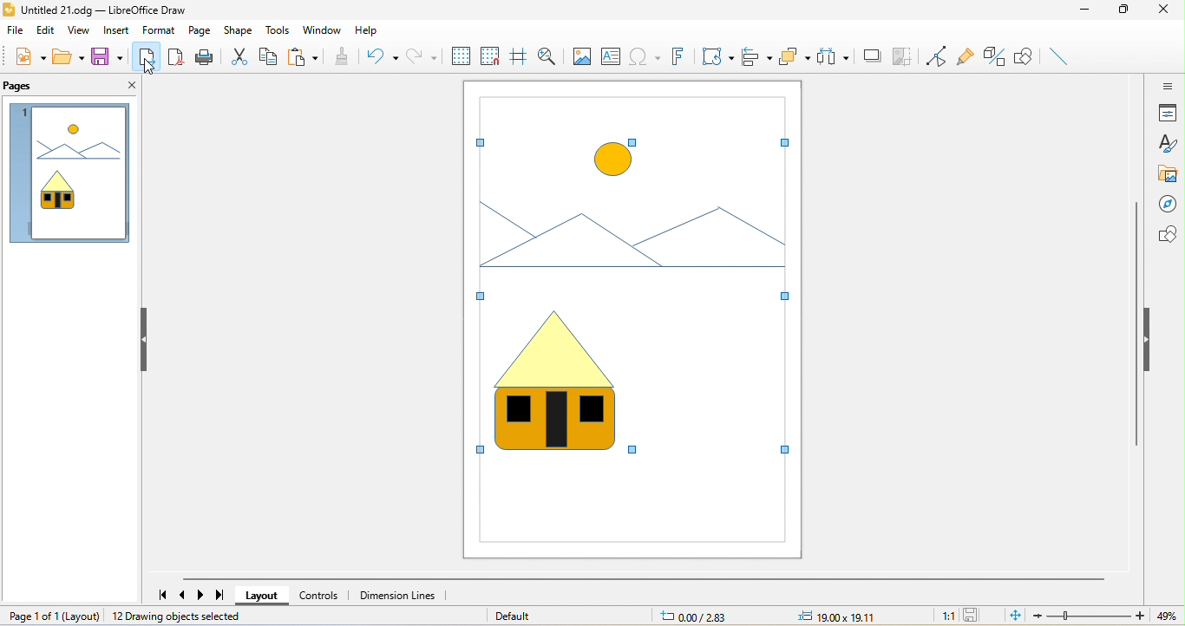 Image resolution: width=1185 pixels, height=626 pixels. I want to click on shadow, so click(872, 56).